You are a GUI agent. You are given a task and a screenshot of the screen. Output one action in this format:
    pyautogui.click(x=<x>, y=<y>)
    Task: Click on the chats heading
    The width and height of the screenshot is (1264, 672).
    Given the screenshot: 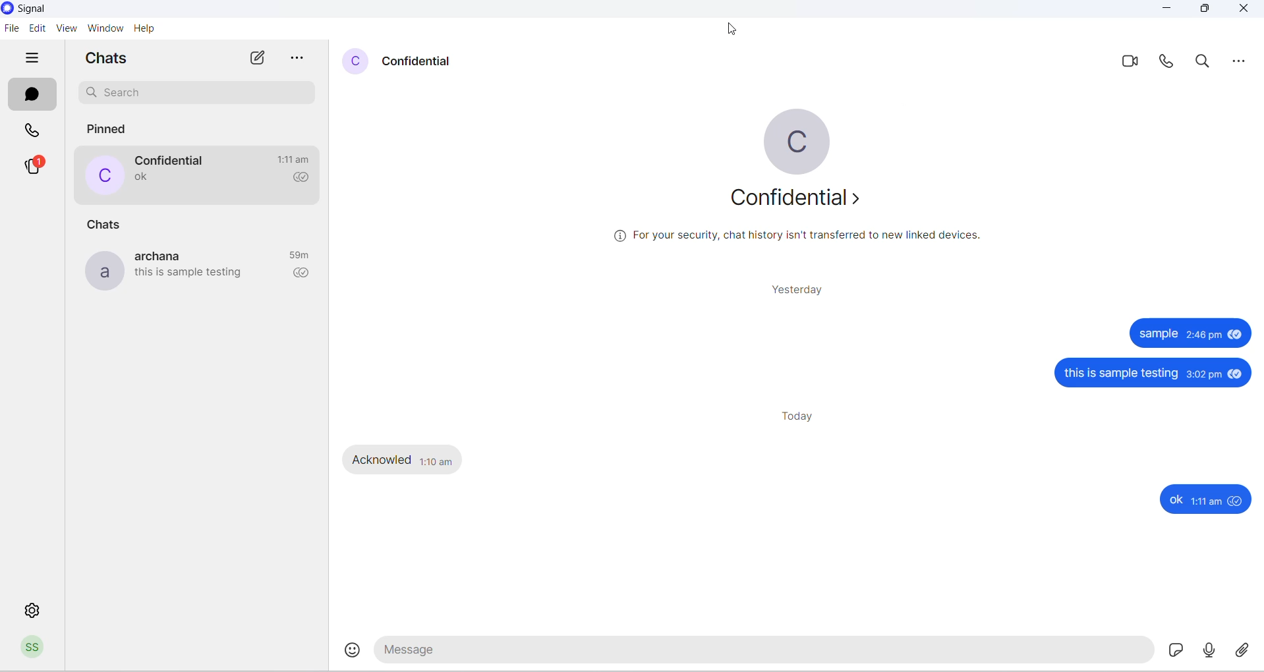 What is the action you would take?
    pyautogui.click(x=105, y=227)
    